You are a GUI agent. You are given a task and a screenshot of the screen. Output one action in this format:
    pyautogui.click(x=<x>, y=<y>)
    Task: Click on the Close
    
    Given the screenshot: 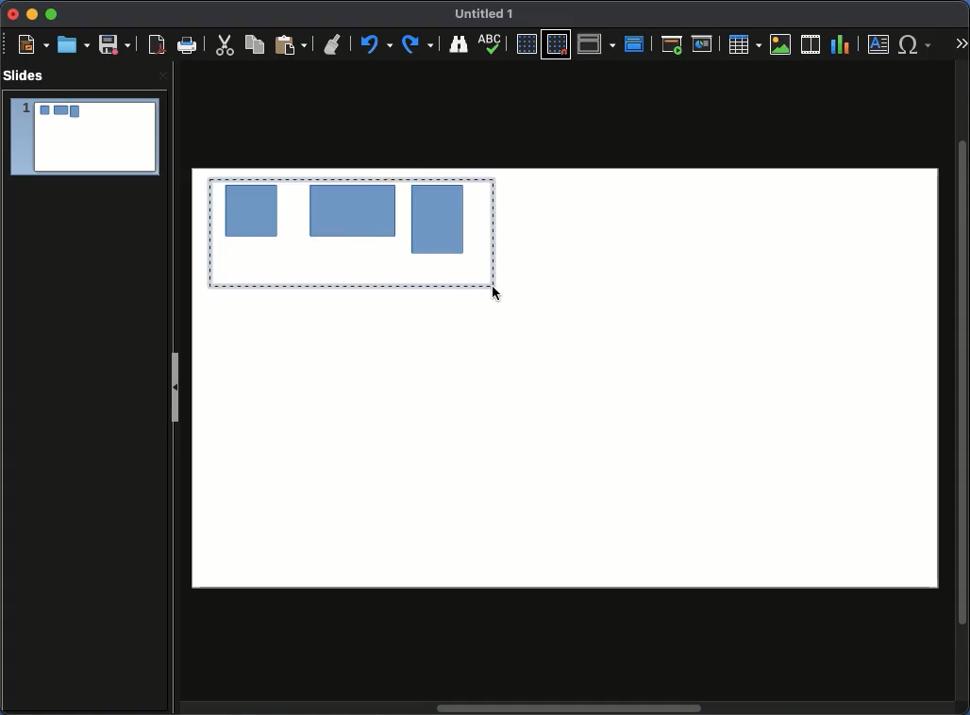 What is the action you would take?
    pyautogui.click(x=13, y=15)
    